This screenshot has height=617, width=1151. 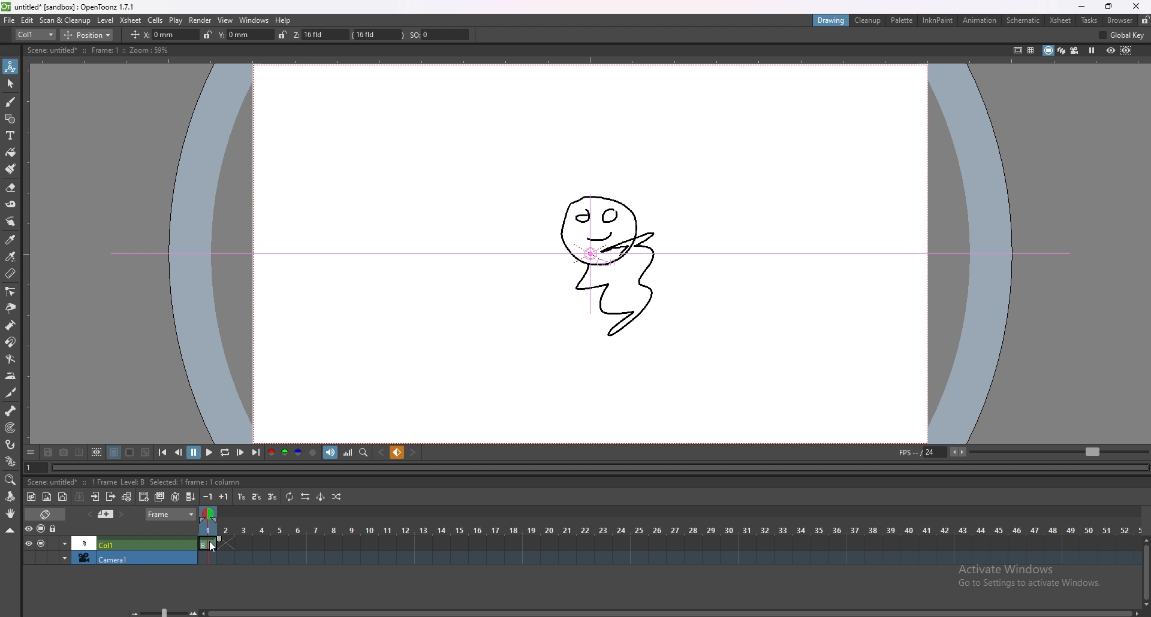 What do you see at coordinates (1125, 36) in the screenshot?
I see `Config` at bounding box center [1125, 36].